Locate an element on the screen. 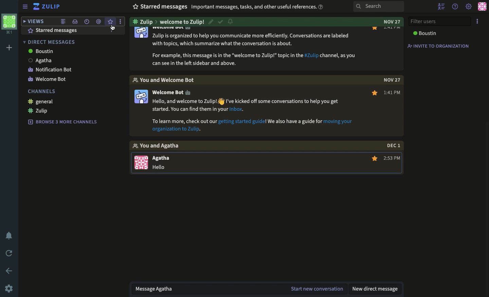 Image resolution: width=489 pixels, height=297 pixels. sidebar is located at coordinates (24, 7).